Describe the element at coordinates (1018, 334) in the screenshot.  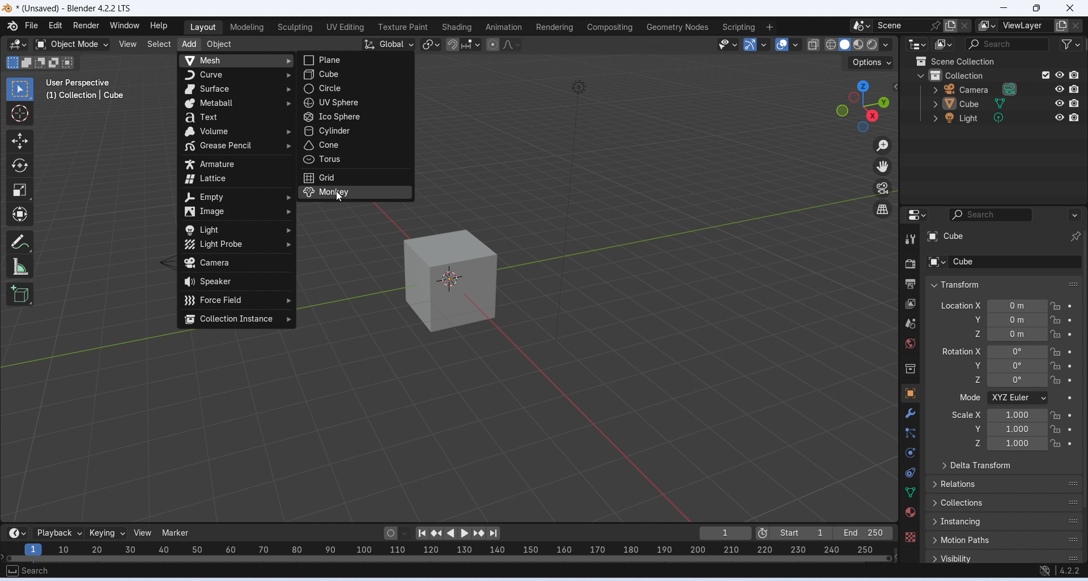
I see `location` at that location.